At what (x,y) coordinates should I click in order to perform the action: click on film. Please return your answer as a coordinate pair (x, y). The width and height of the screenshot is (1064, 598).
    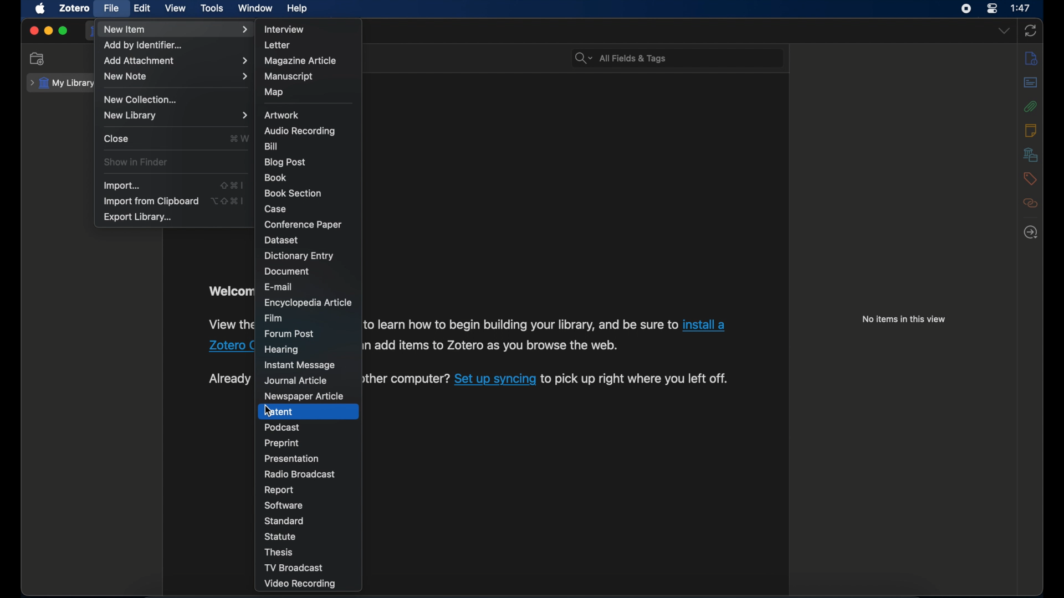
    Looking at the image, I should click on (274, 318).